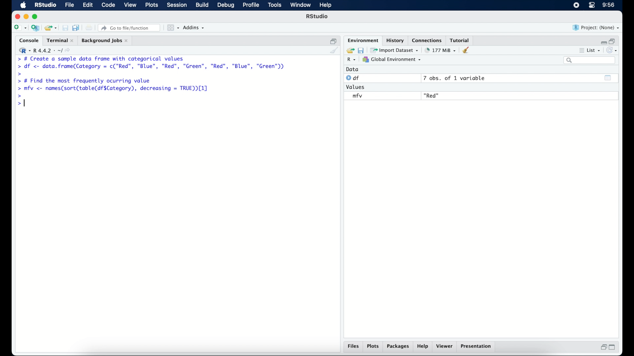 The width and height of the screenshot is (634, 356). What do you see at coordinates (613, 50) in the screenshot?
I see `refresh` at bounding box center [613, 50].